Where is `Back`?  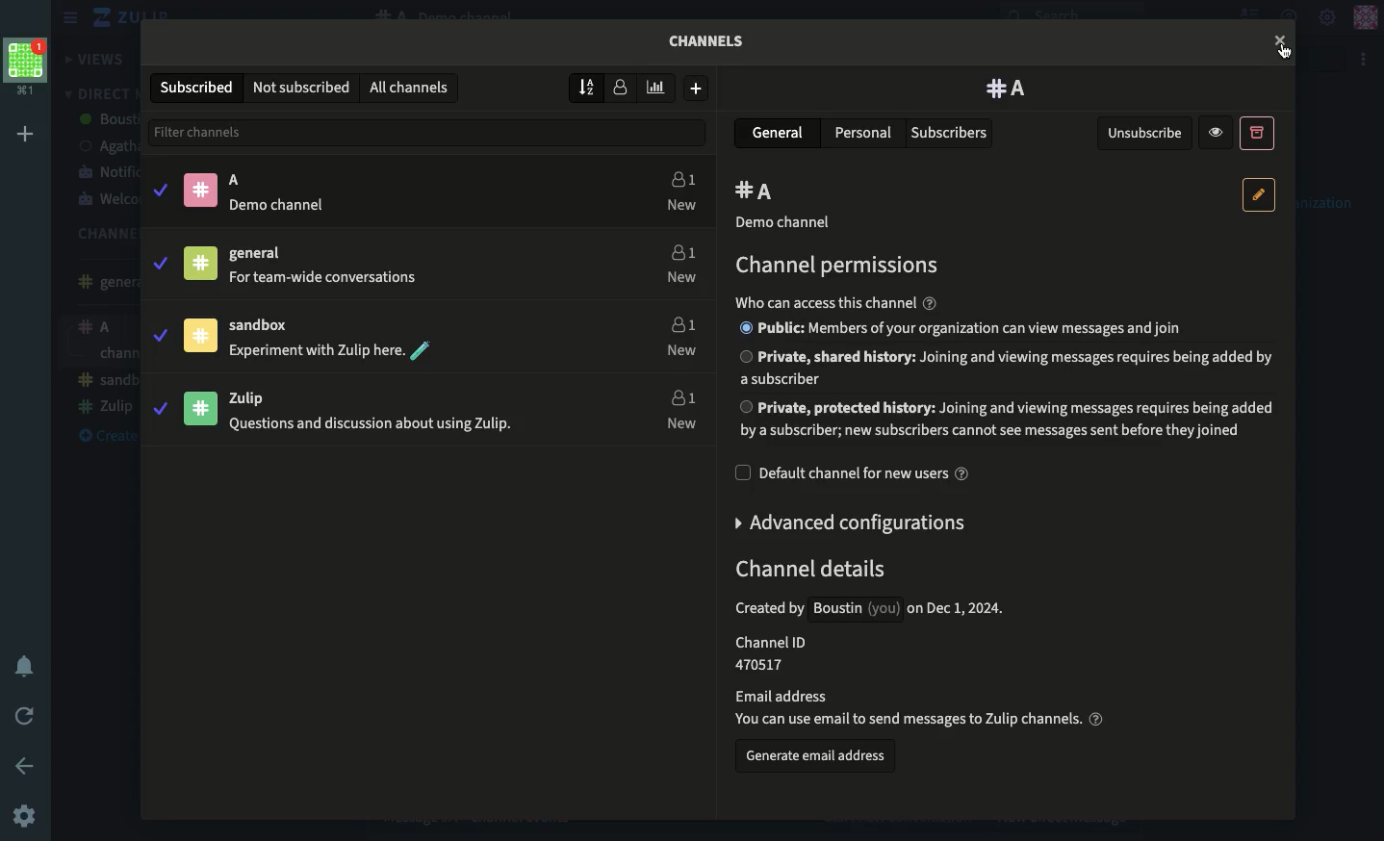 Back is located at coordinates (28, 765).